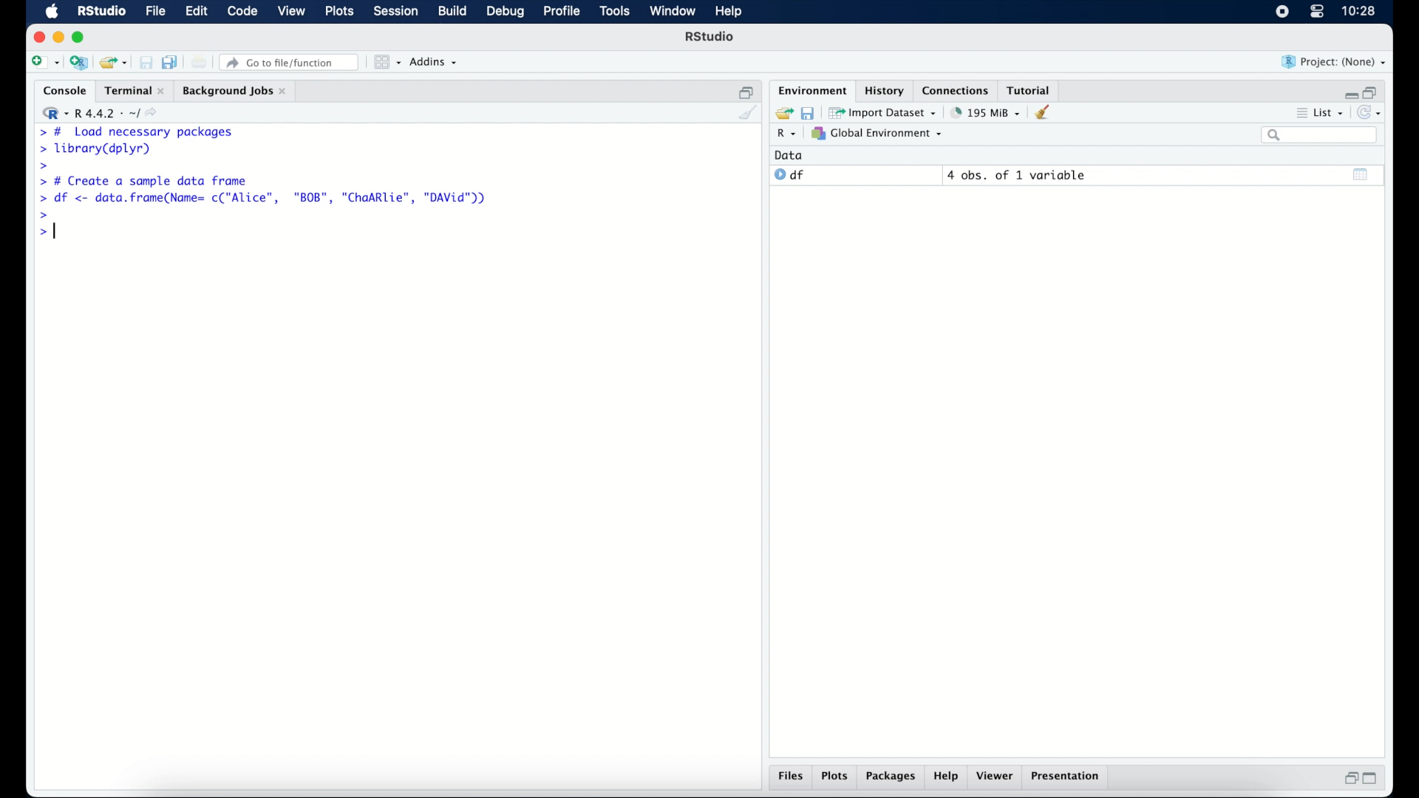 The image size is (1419, 798). Describe the element at coordinates (1318, 115) in the screenshot. I see `list` at that location.